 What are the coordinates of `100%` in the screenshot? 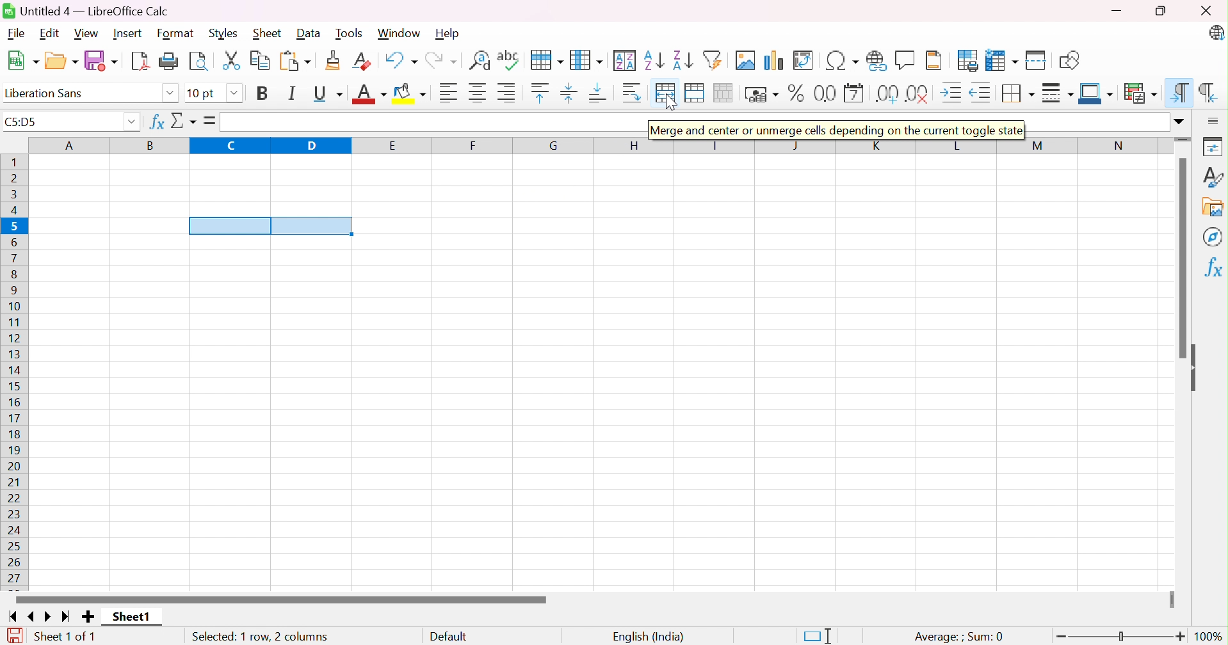 It's located at (1209, 636).